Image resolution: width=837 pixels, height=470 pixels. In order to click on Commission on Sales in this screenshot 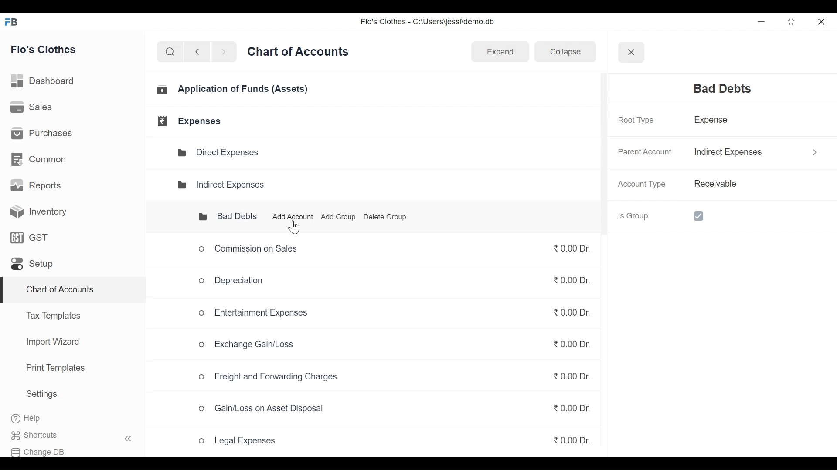, I will do `click(247, 250)`.